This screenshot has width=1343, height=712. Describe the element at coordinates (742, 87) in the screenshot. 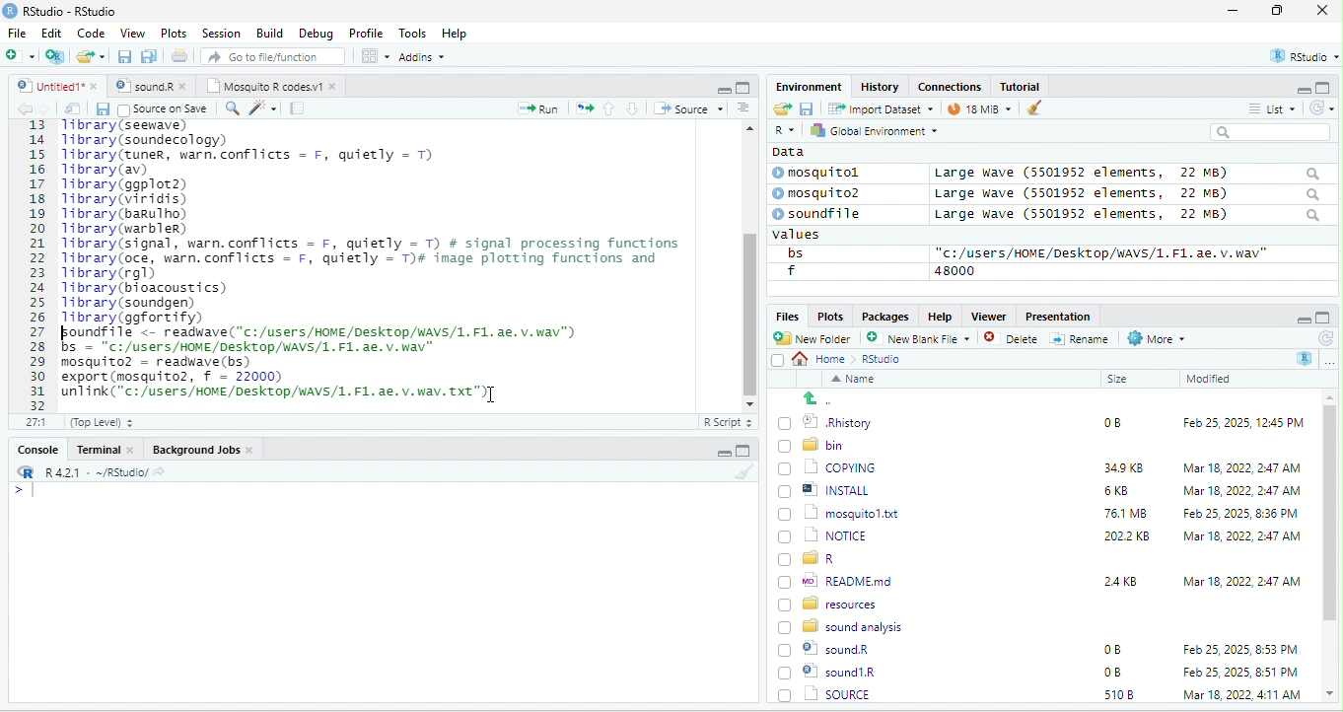

I see `maximize` at that location.